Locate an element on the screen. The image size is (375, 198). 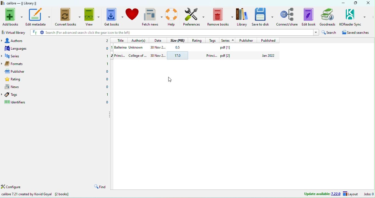
Get books is located at coordinates (114, 16).